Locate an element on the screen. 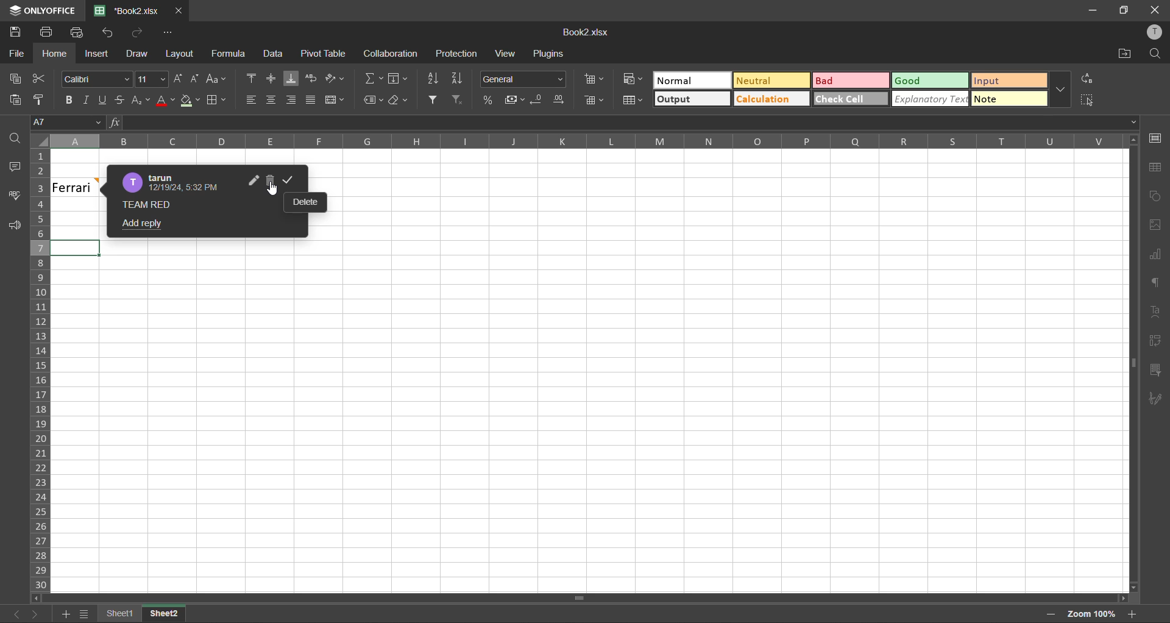 The image size is (1170, 623). percent is located at coordinates (488, 100).